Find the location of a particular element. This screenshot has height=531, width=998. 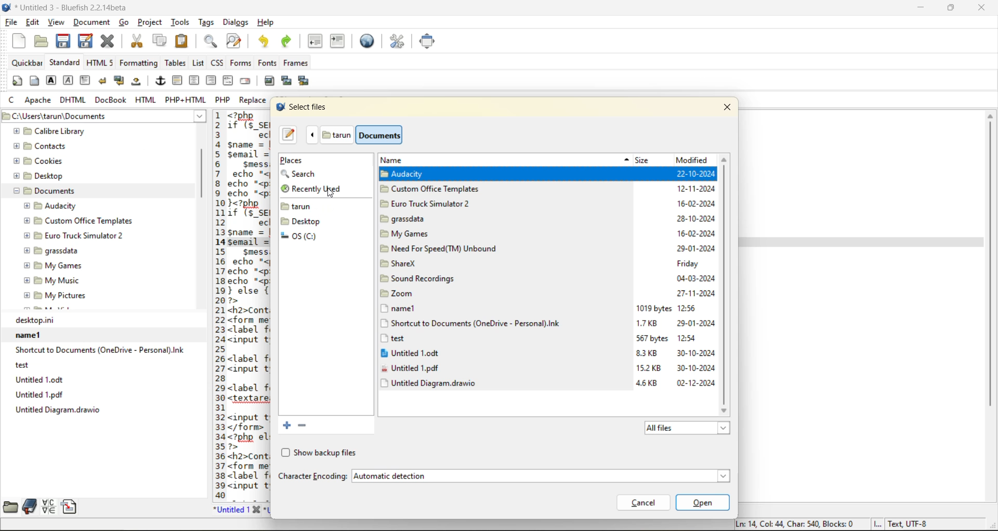

Shortcut to Documents (OneDrive - Personal).lnk is located at coordinates (99, 350).